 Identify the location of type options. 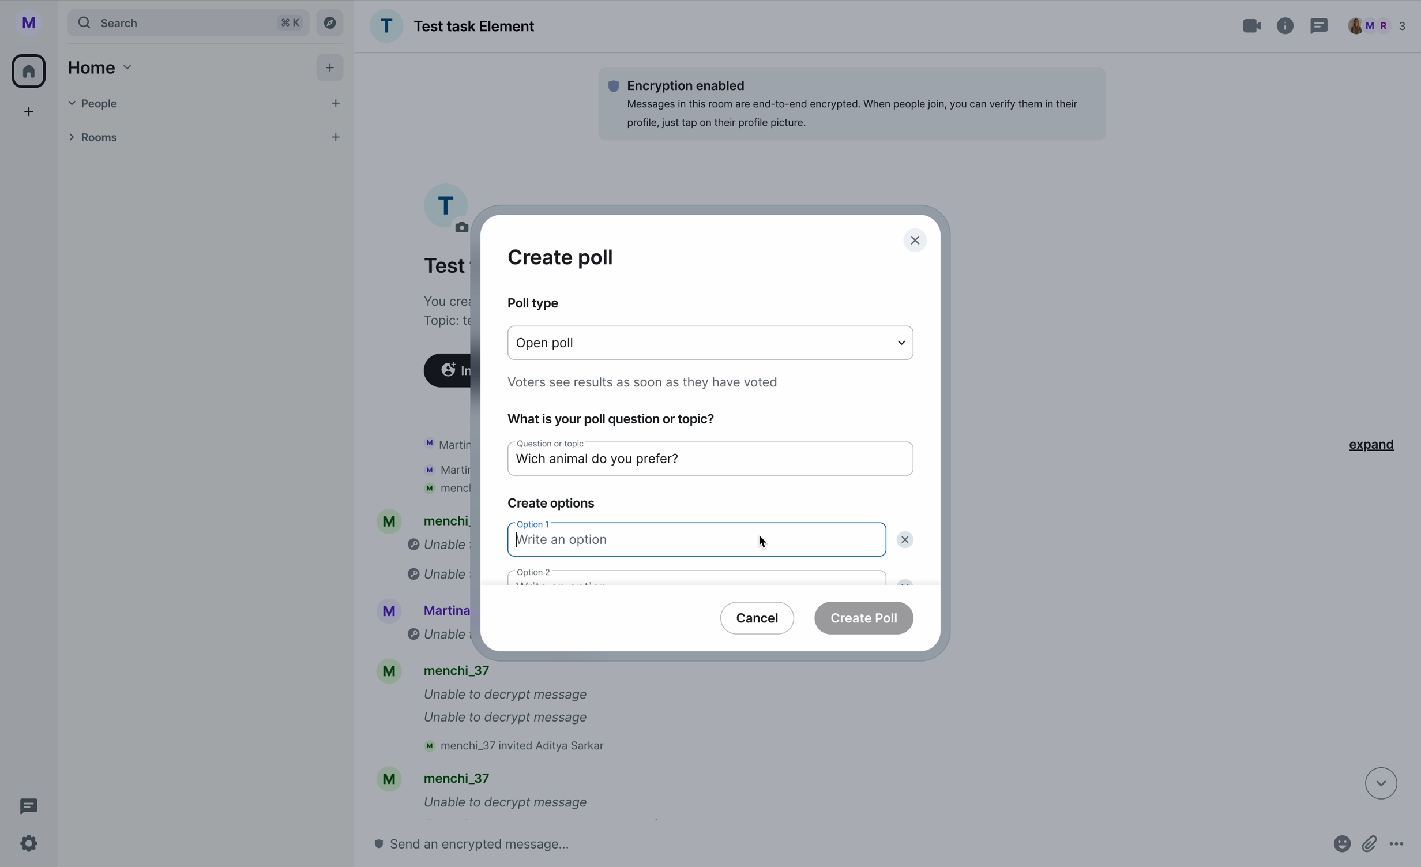
(713, 343).